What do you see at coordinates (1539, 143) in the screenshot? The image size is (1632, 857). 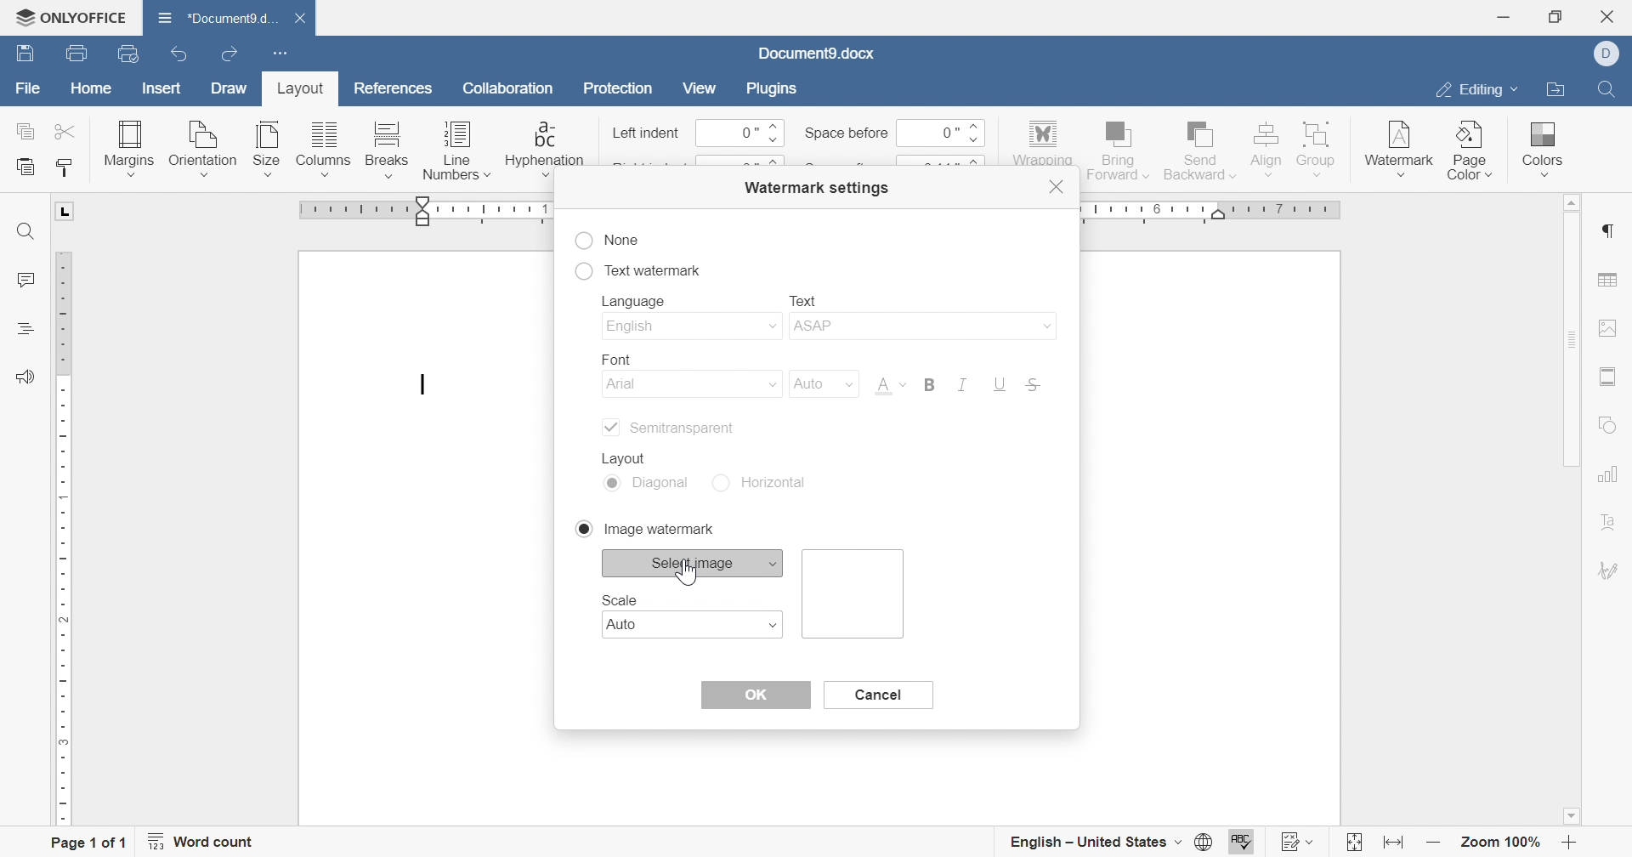 I see `colors` at bounding box center [1539, 143].